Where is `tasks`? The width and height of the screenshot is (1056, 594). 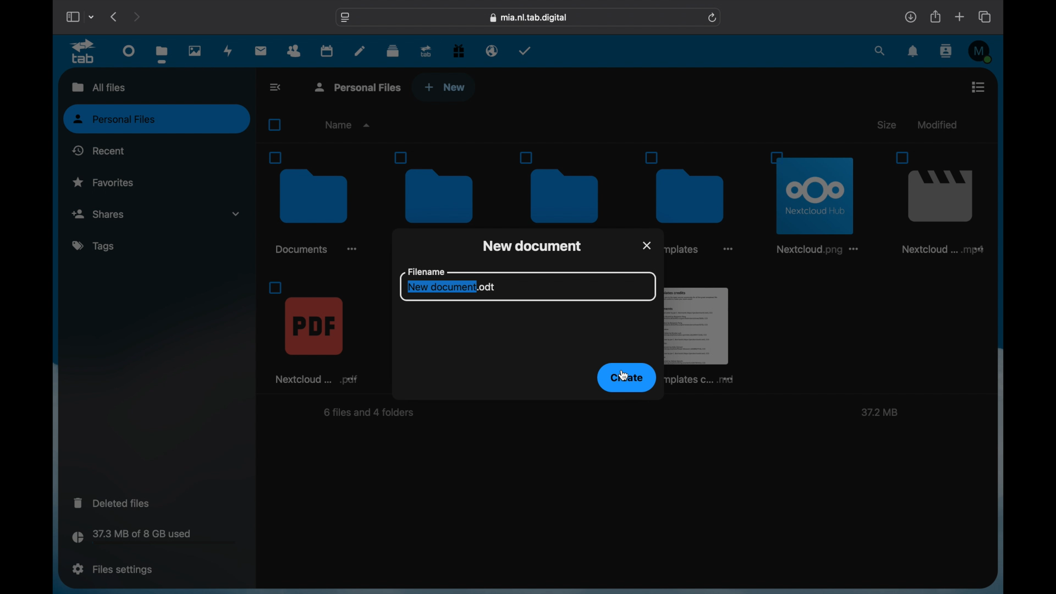
tasks is located at coordinates (525, 51).